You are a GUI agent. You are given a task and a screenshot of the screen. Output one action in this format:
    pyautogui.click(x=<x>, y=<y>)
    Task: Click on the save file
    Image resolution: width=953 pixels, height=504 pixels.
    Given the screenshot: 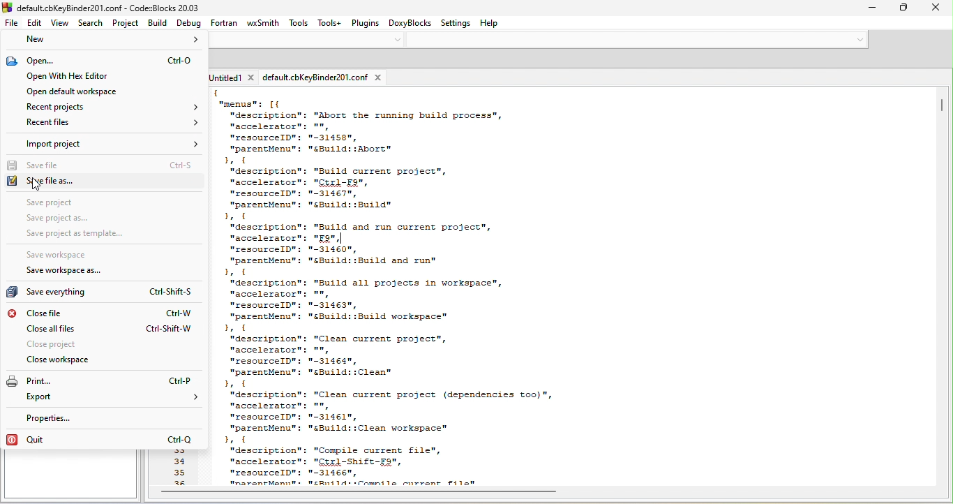 What is the action you would take?
    pyautogui.click(x=101, y=165)
    